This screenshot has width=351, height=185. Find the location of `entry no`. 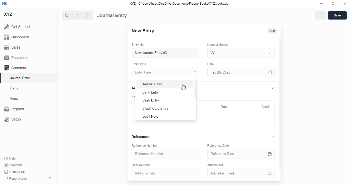

entry no is located at coordinates (138, 45).